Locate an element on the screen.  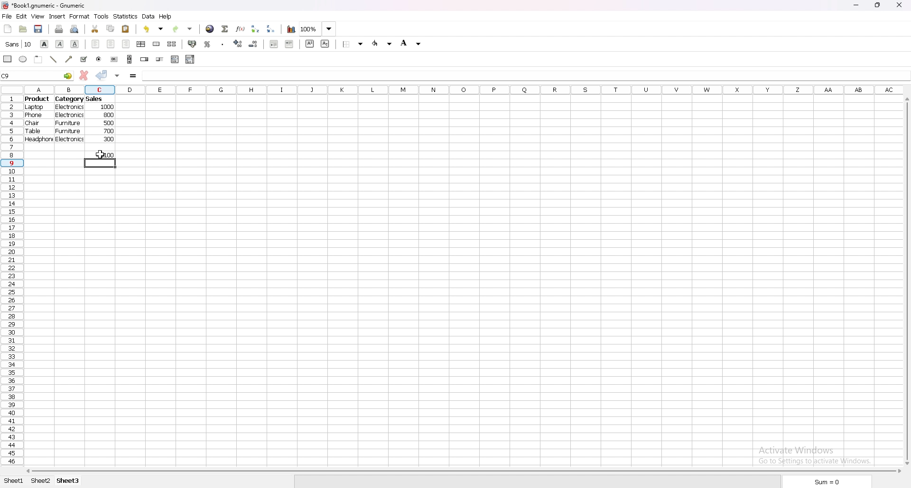
furniture is located at coordinates (68, 123).